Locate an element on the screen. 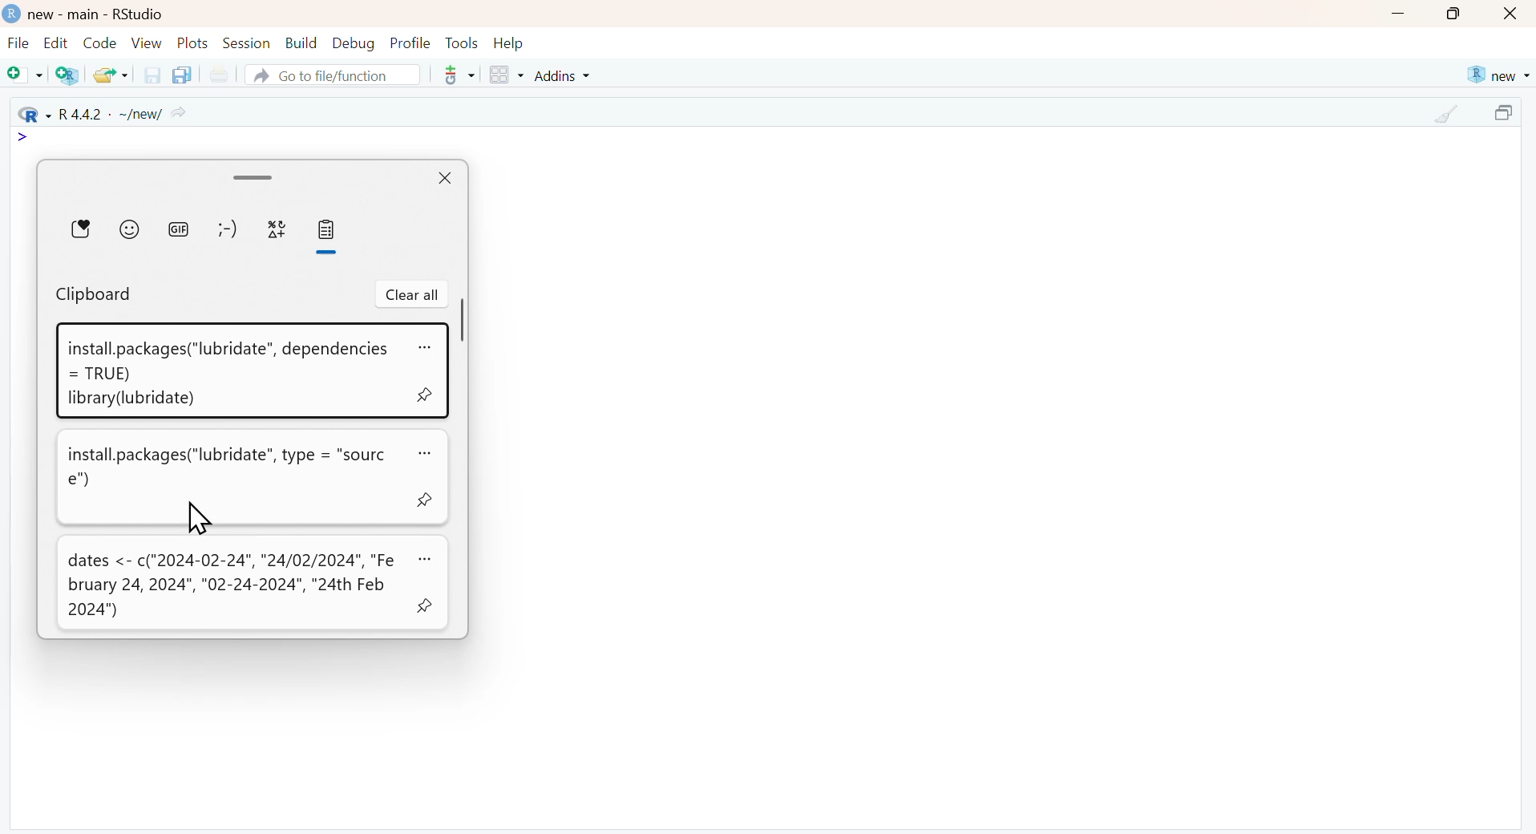  pin is located at coordinates (422, 498).